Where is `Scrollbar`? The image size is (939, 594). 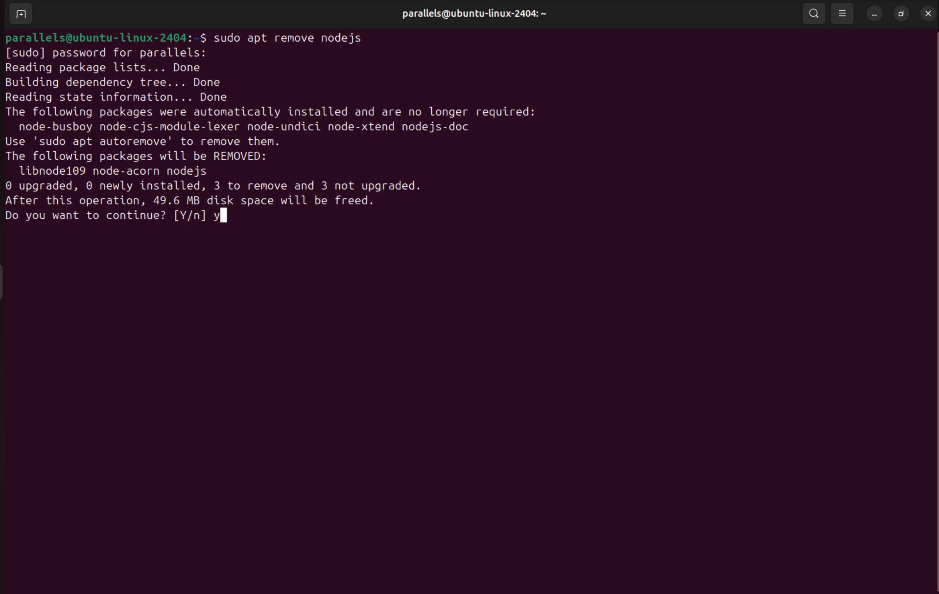
Scrollbar is located at coordinates (929, 290).